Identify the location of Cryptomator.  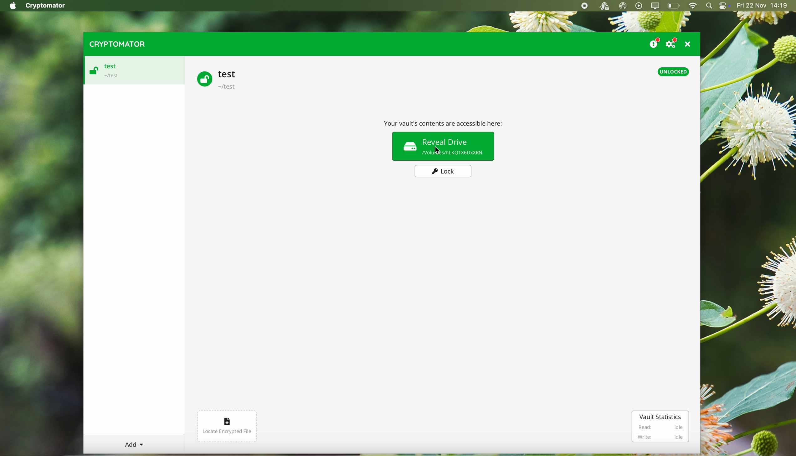
(46, 6).